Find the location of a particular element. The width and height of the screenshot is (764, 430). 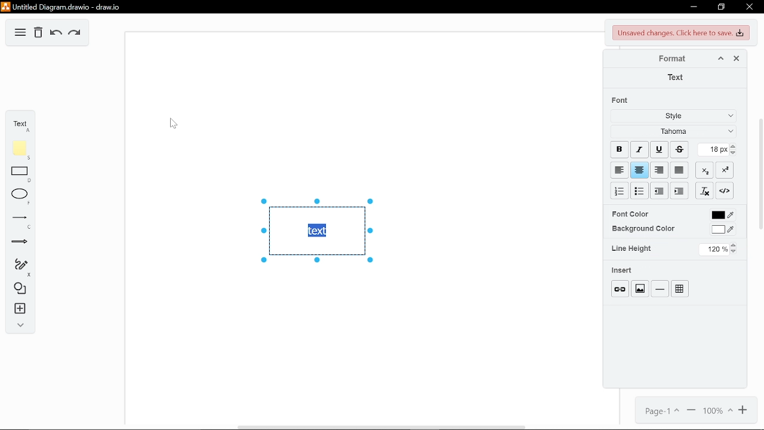

untitiled diagram.drawio - draw.io is located at coordinates (64, 7).